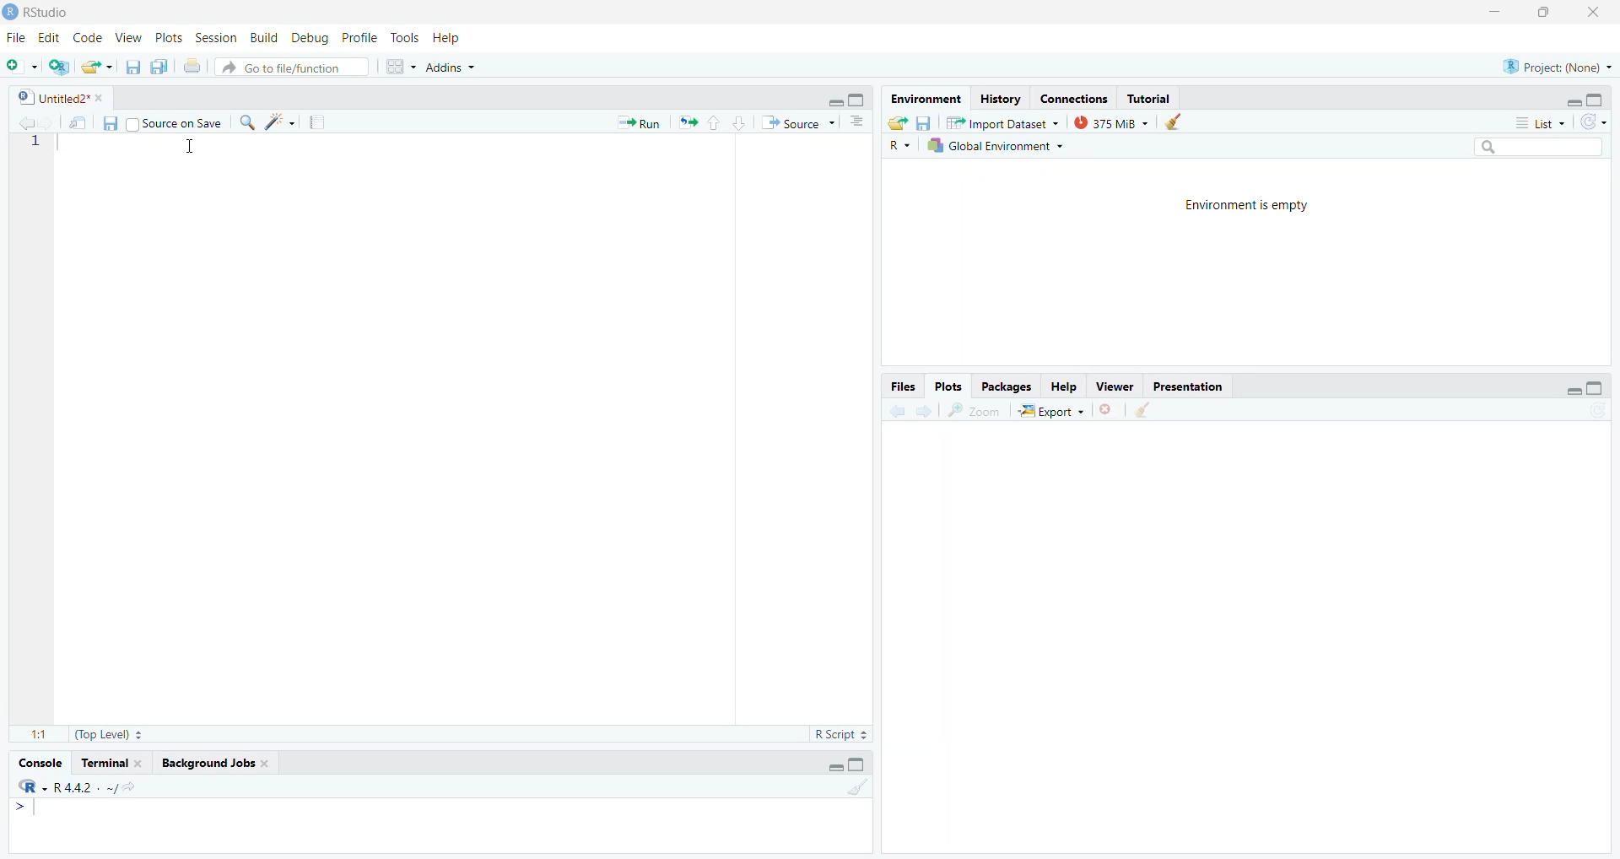 The width and height of the screenshot is (1620, 859). What do you see at coordinates (281, 121) in the screenshot?
I see `code tools` at bounding box center [281, 121].